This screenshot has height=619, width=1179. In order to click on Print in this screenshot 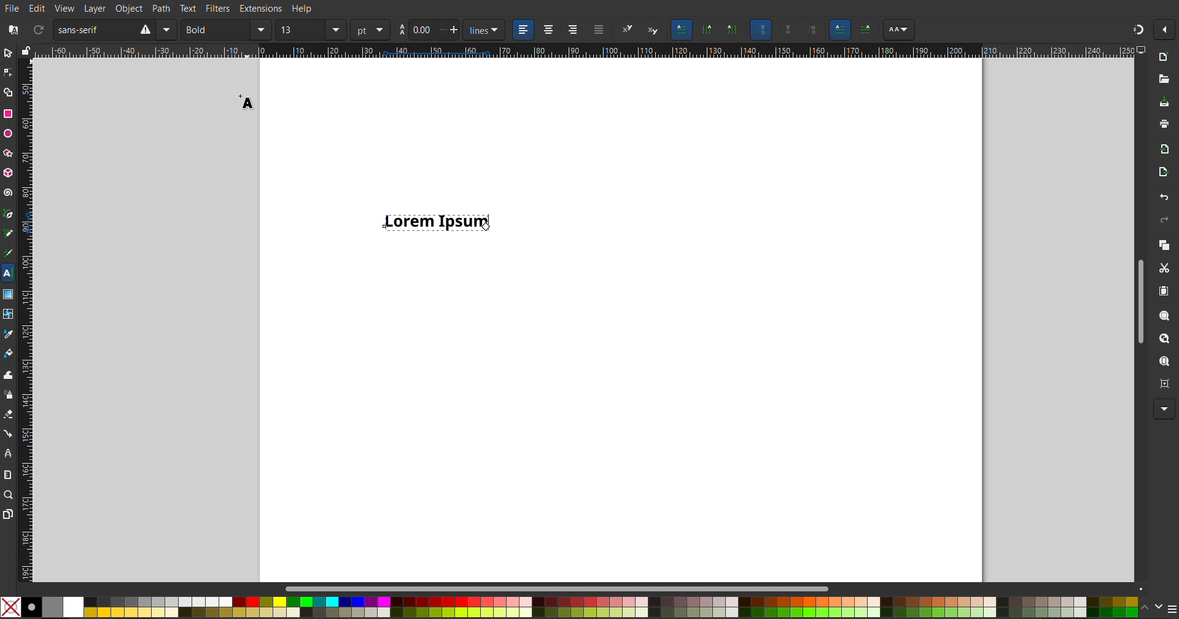, I will do `click(1164, 125)`.